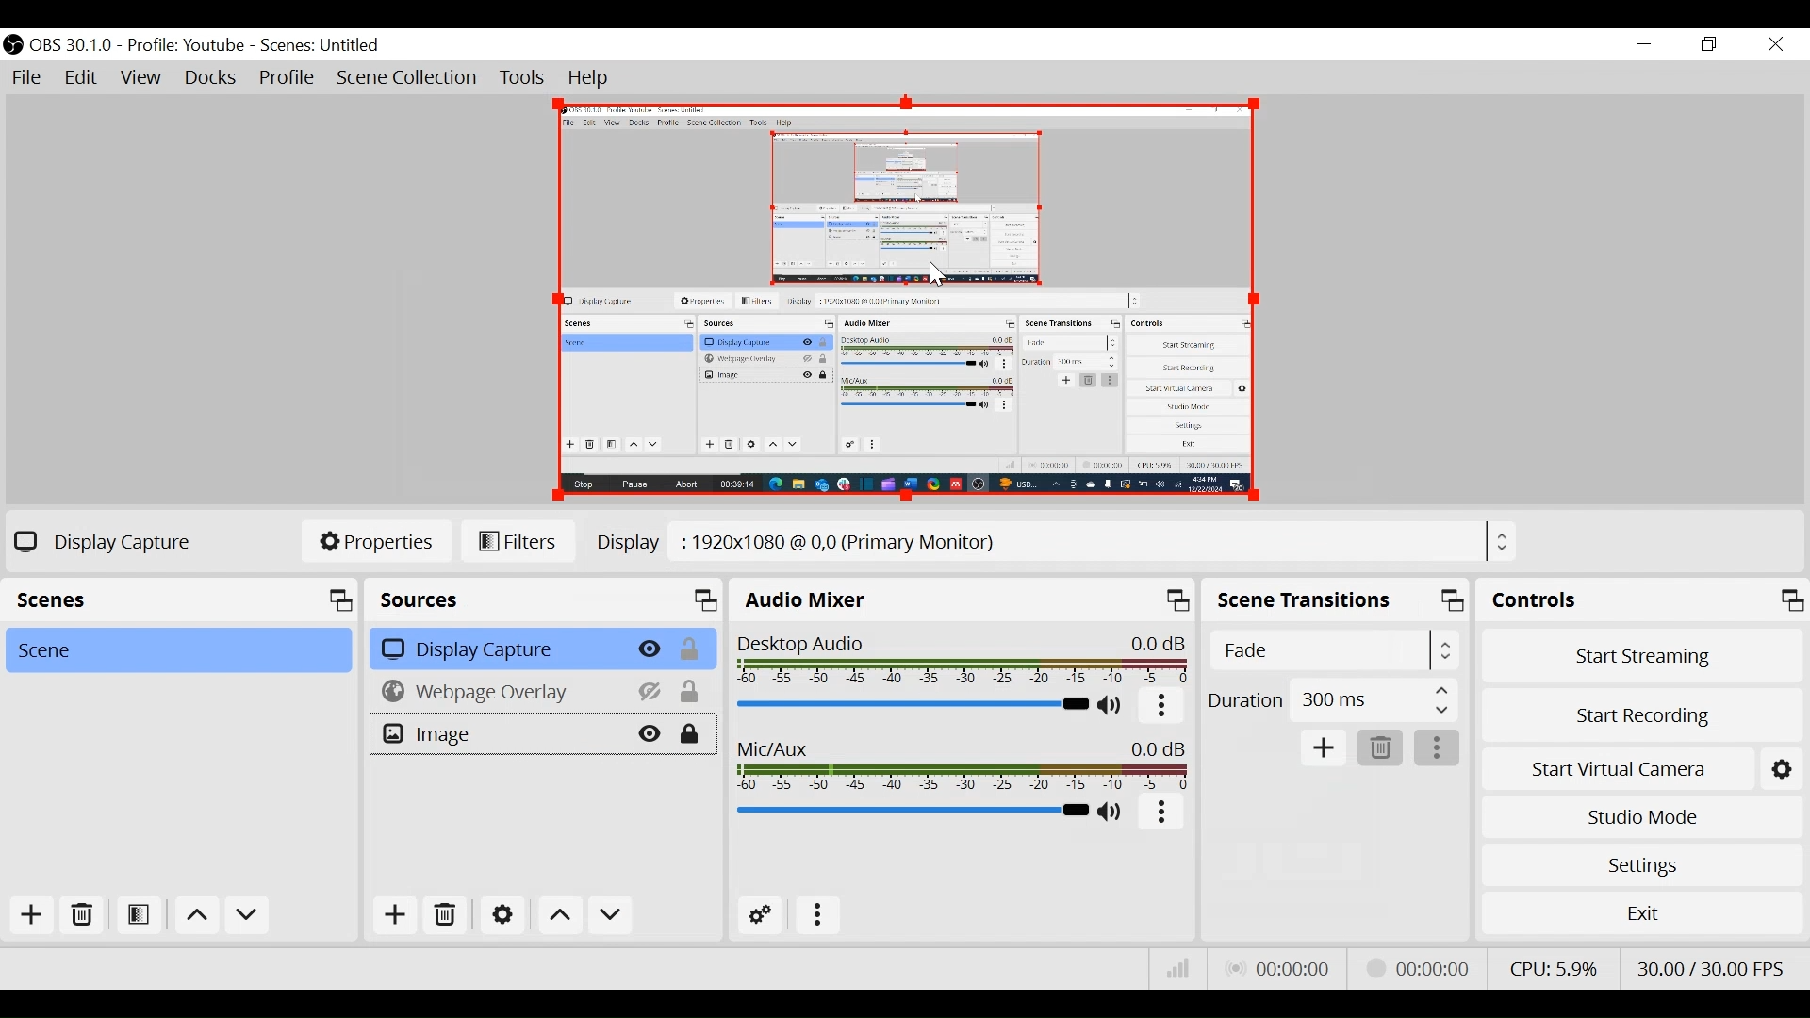 Image resolution: width=1810 pixels, height=1018 pixels. Describe the element at coordinates (186, 46) in the screenshot. I see `Profile` at that location.